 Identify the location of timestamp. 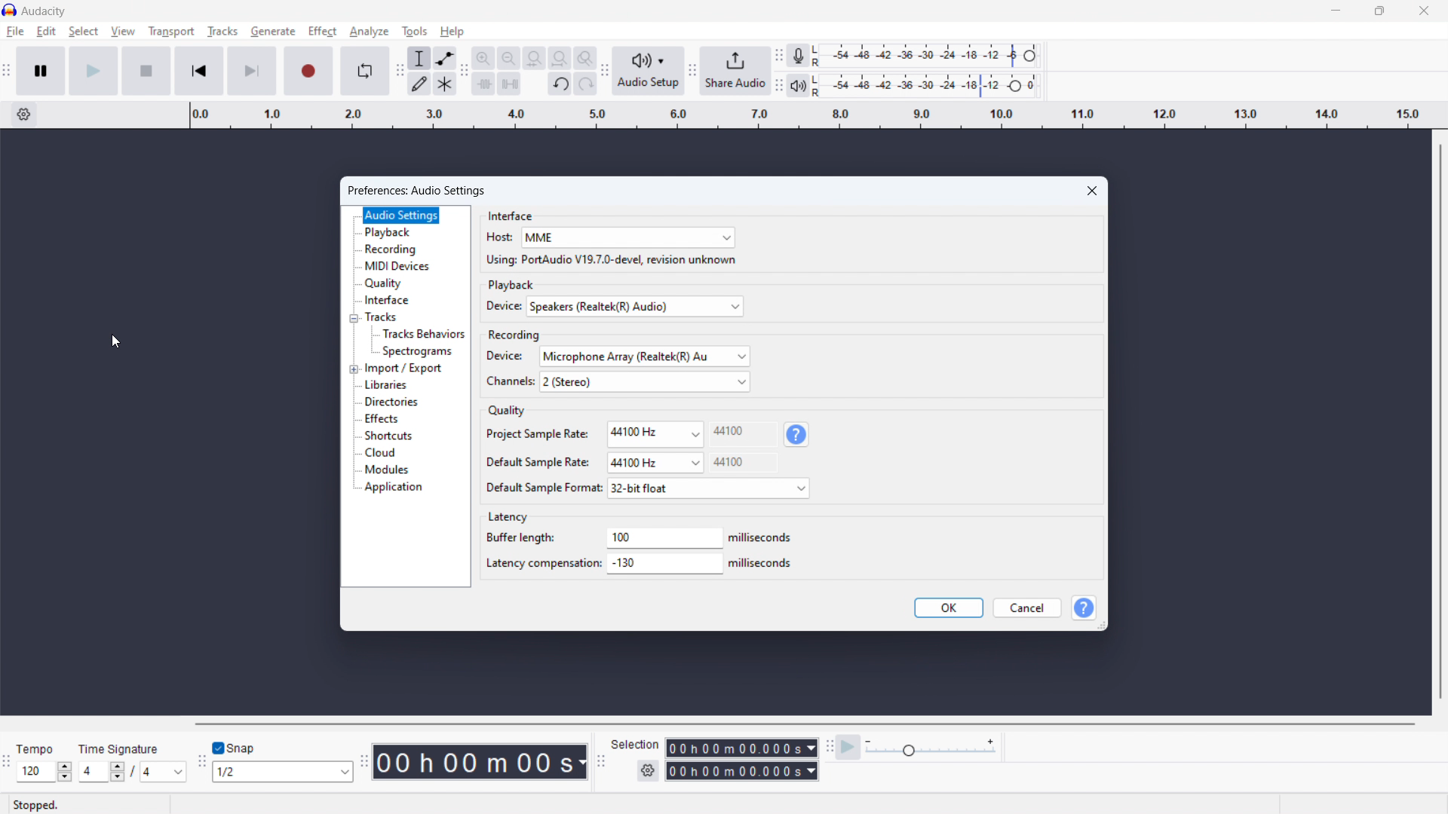
(480, 762).